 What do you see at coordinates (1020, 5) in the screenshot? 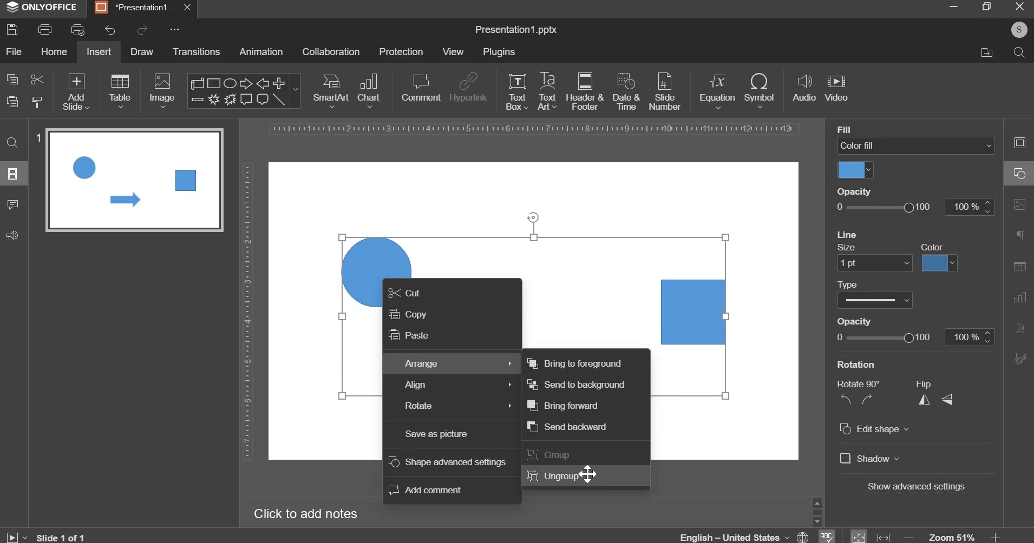
I see `exit` at bounding box center [1020, 5].